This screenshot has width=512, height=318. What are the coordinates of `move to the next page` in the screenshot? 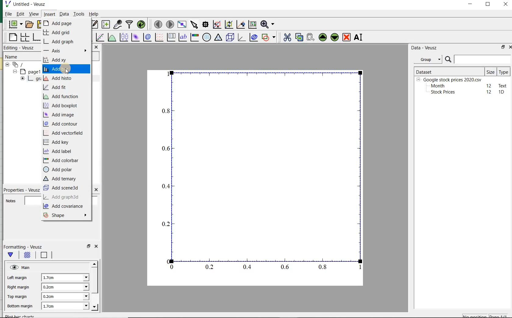 It's located at (170, 25).